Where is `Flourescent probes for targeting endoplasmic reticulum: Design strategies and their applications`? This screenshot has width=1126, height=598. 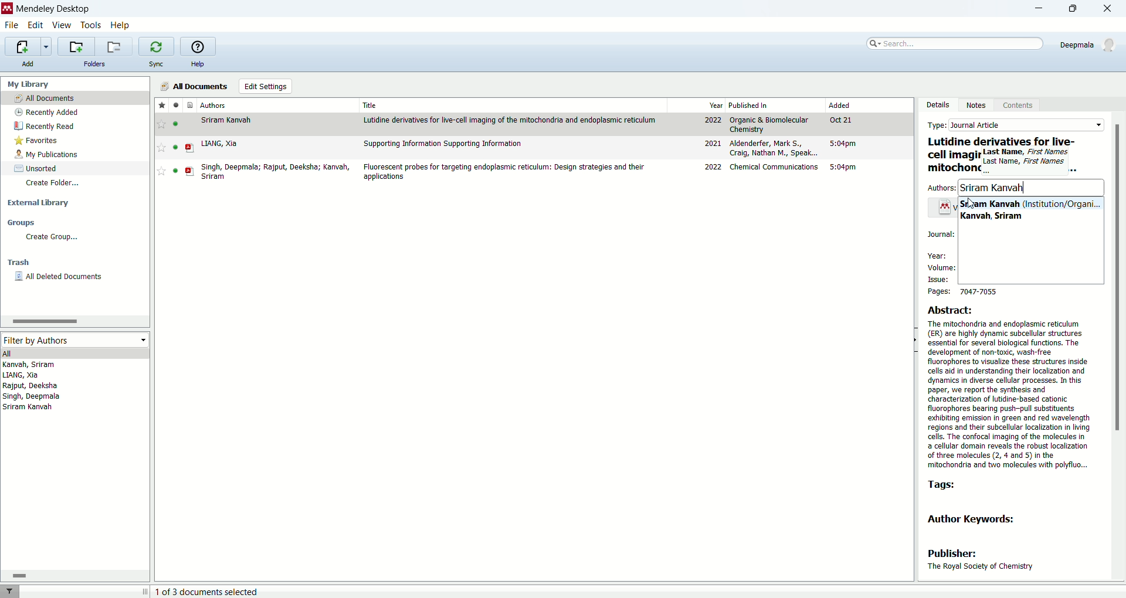
Flourescent probes for targeting endoplasmic reticulum: Design strategies and their applications is located at coordinates (506, 172).